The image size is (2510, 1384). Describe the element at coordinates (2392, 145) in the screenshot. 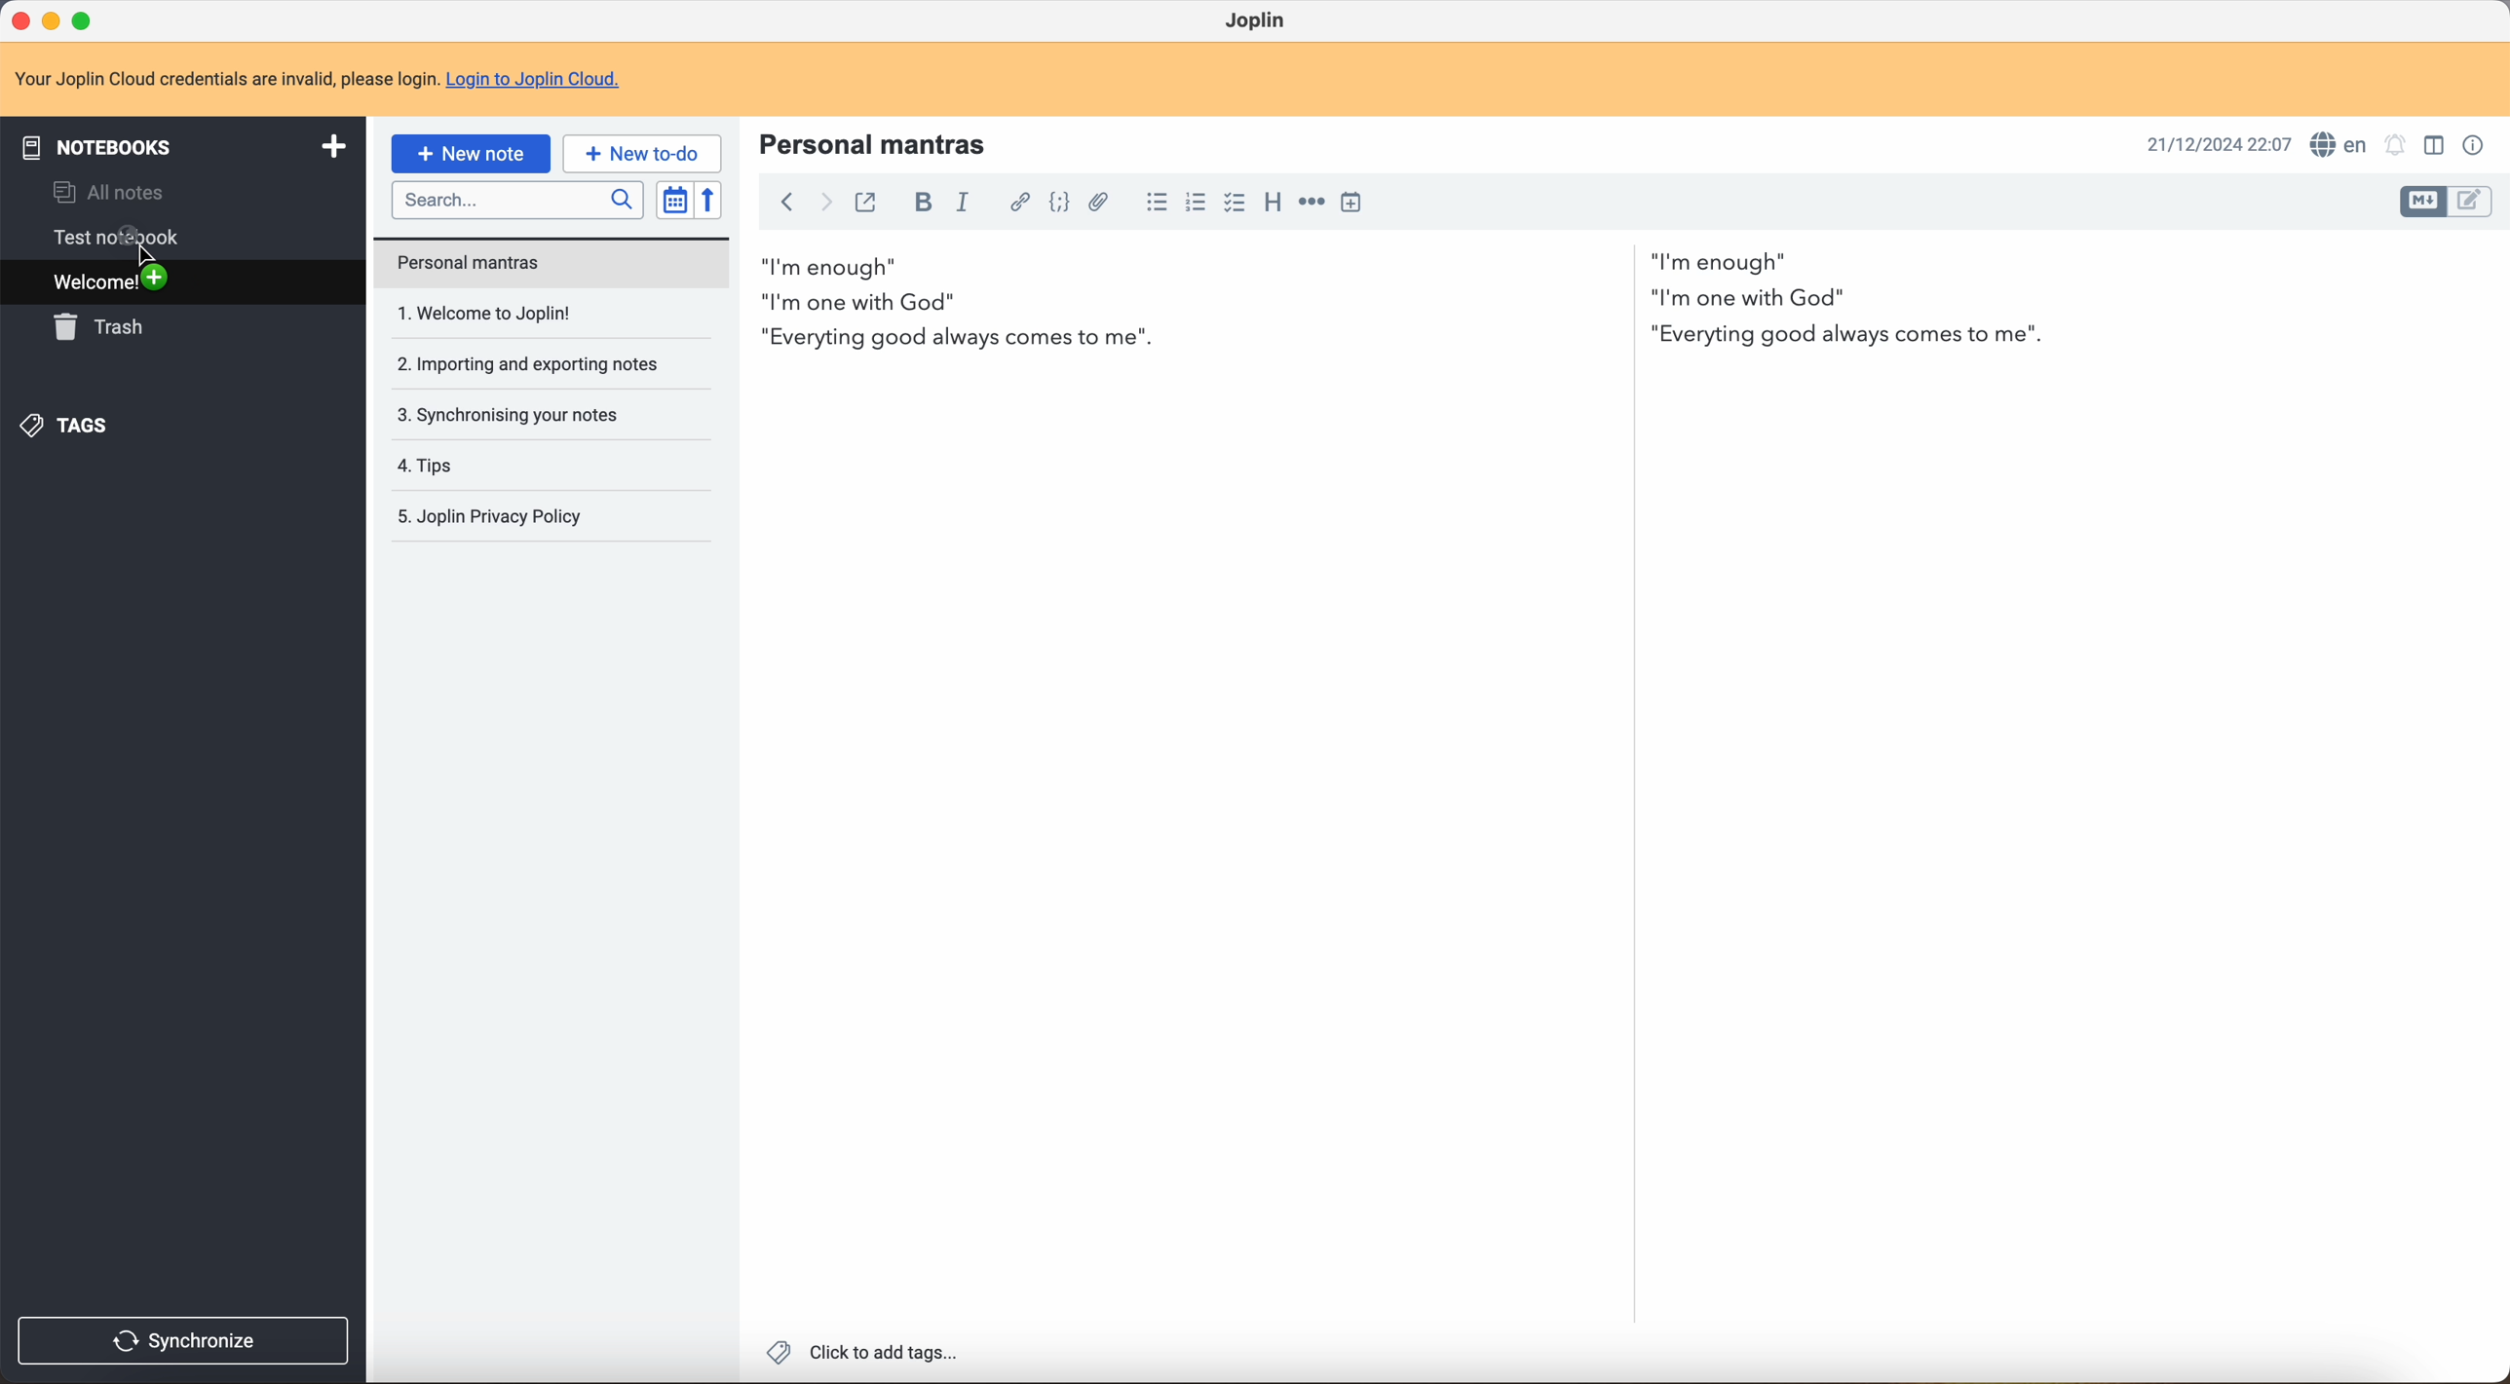

I see `set alarm` at that location.